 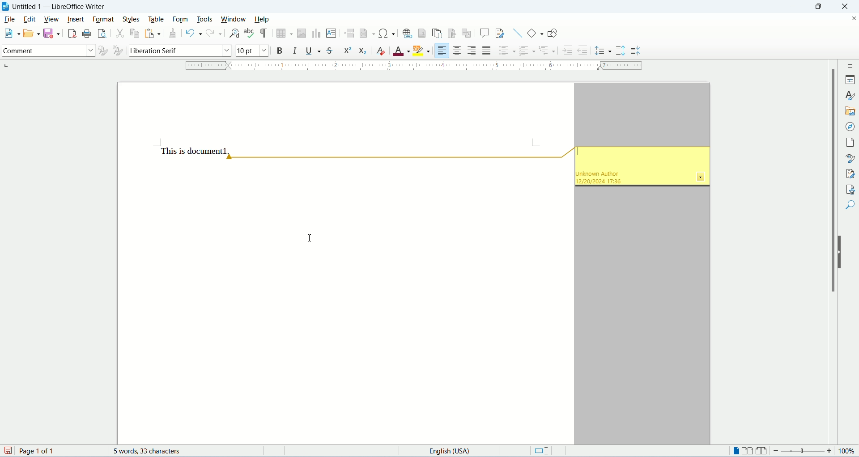 I want to click on spell check, so click(x=249, y=34).